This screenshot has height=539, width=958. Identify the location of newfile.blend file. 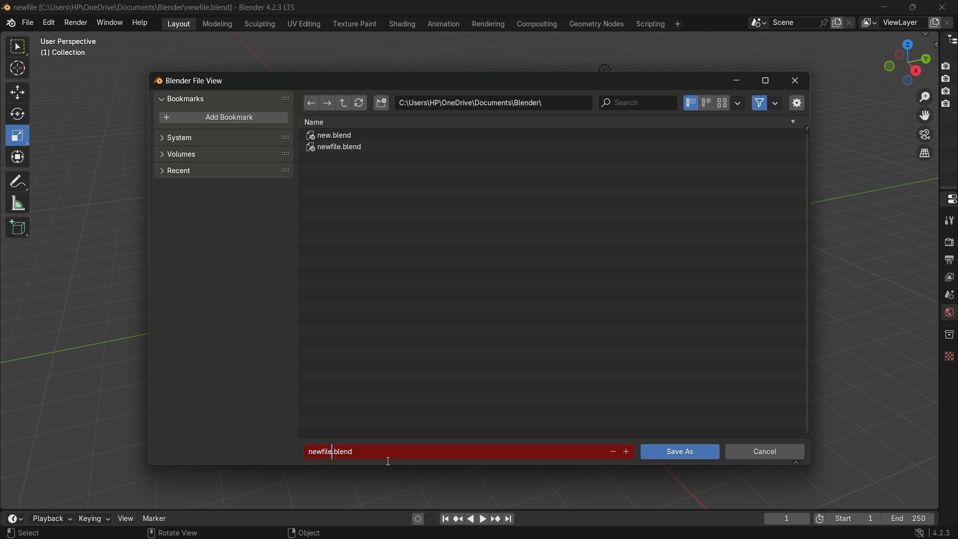
(335, 149).